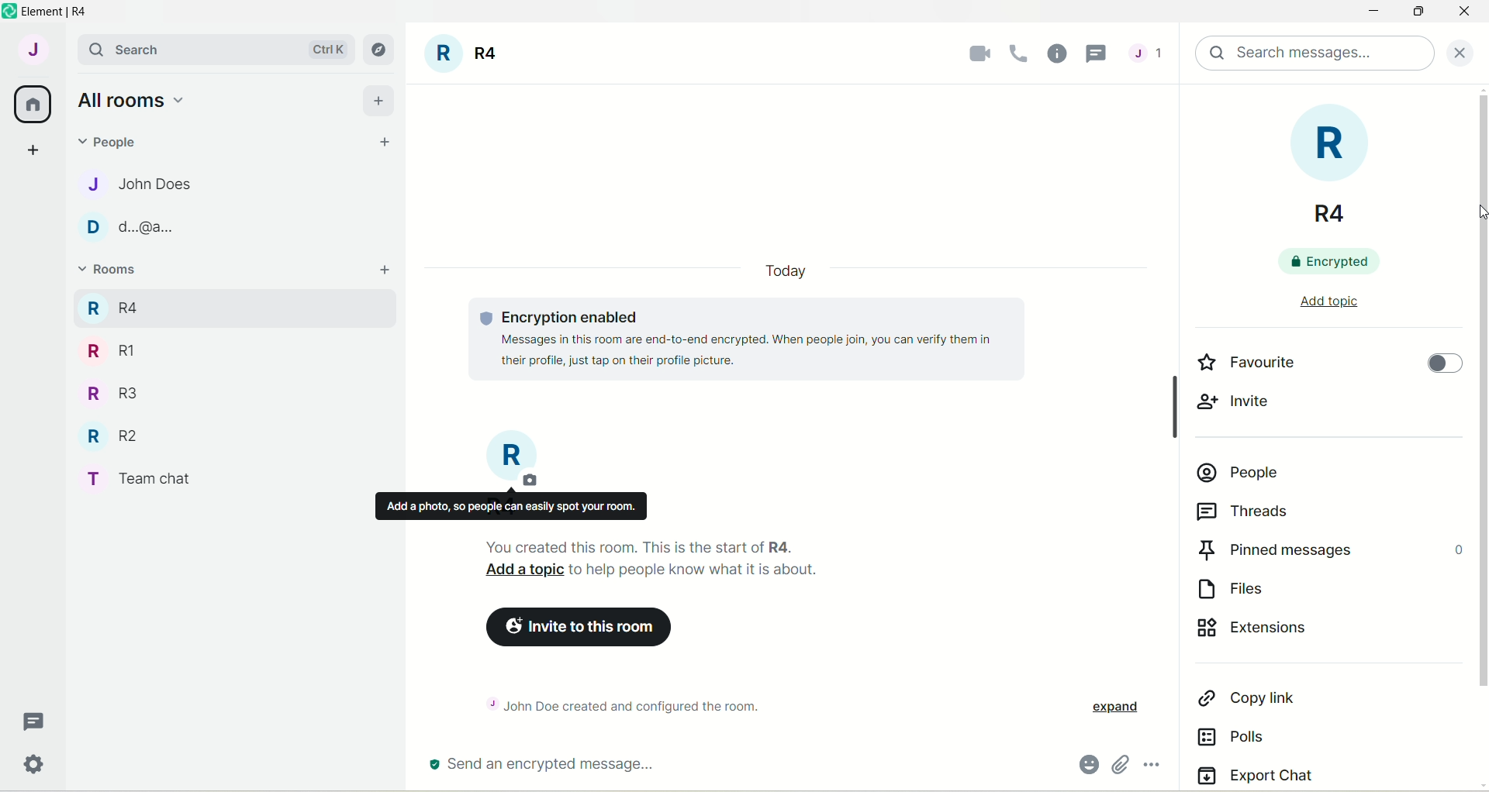 This screenshot has width=1489, height=792. I want to click on people, so click(1239, 472).